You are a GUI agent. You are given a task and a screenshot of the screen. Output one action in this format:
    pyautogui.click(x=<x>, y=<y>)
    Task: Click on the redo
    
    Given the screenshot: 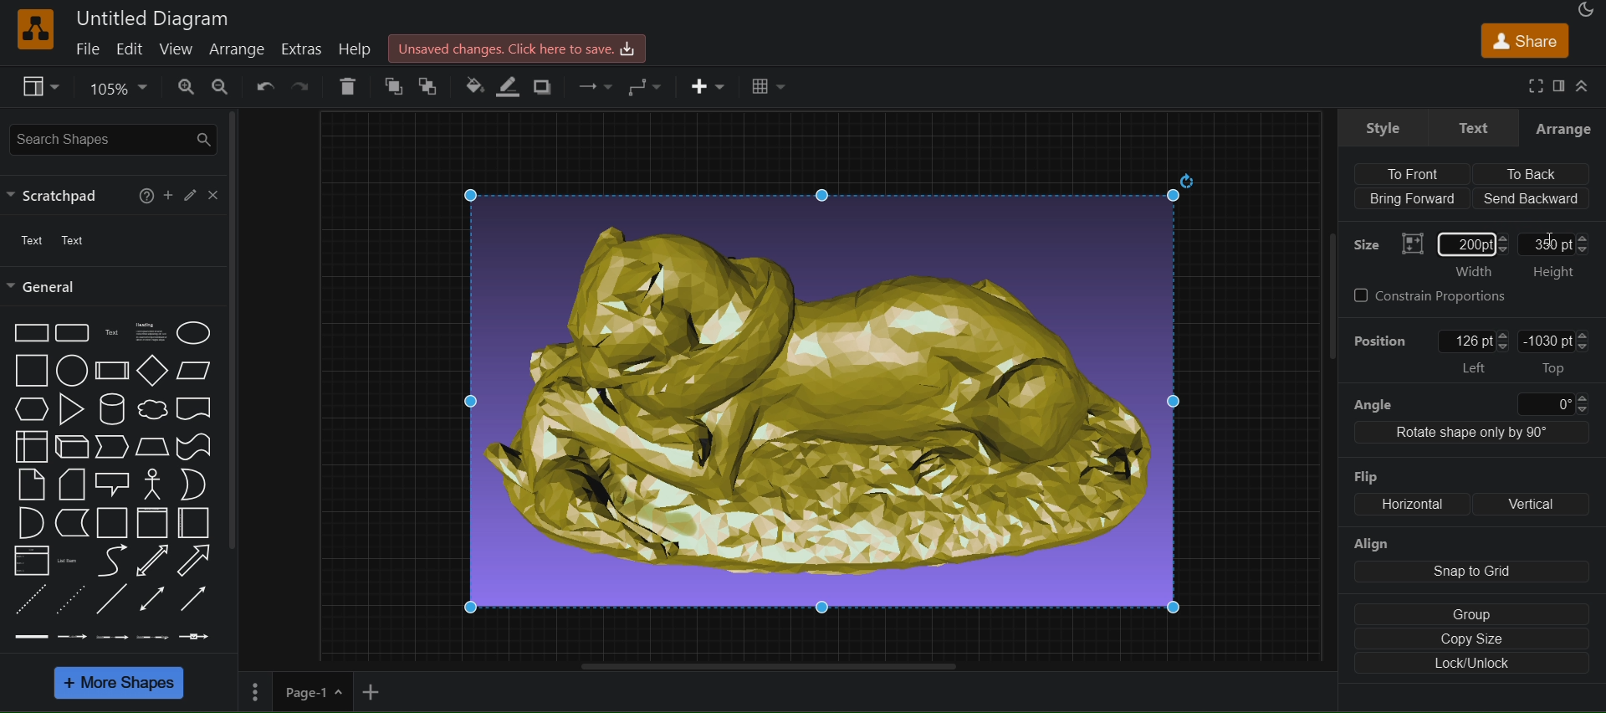 What is the action you would take?
    pyautogui.click(x=302, y=86)
    